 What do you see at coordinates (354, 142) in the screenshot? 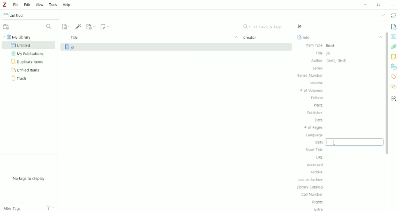
I see `ISB Input` at bounding box center [354, 142].